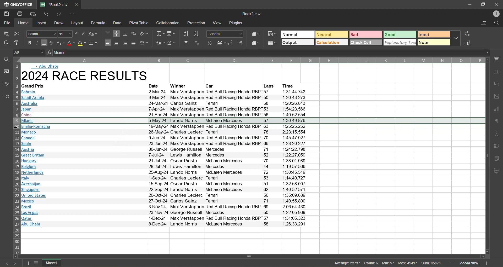 This screenshot has width=503, height=267. What do you see at coordinates (372, 263) in the screenshot?
I see `count: 6` at bounding box center [372, 263].